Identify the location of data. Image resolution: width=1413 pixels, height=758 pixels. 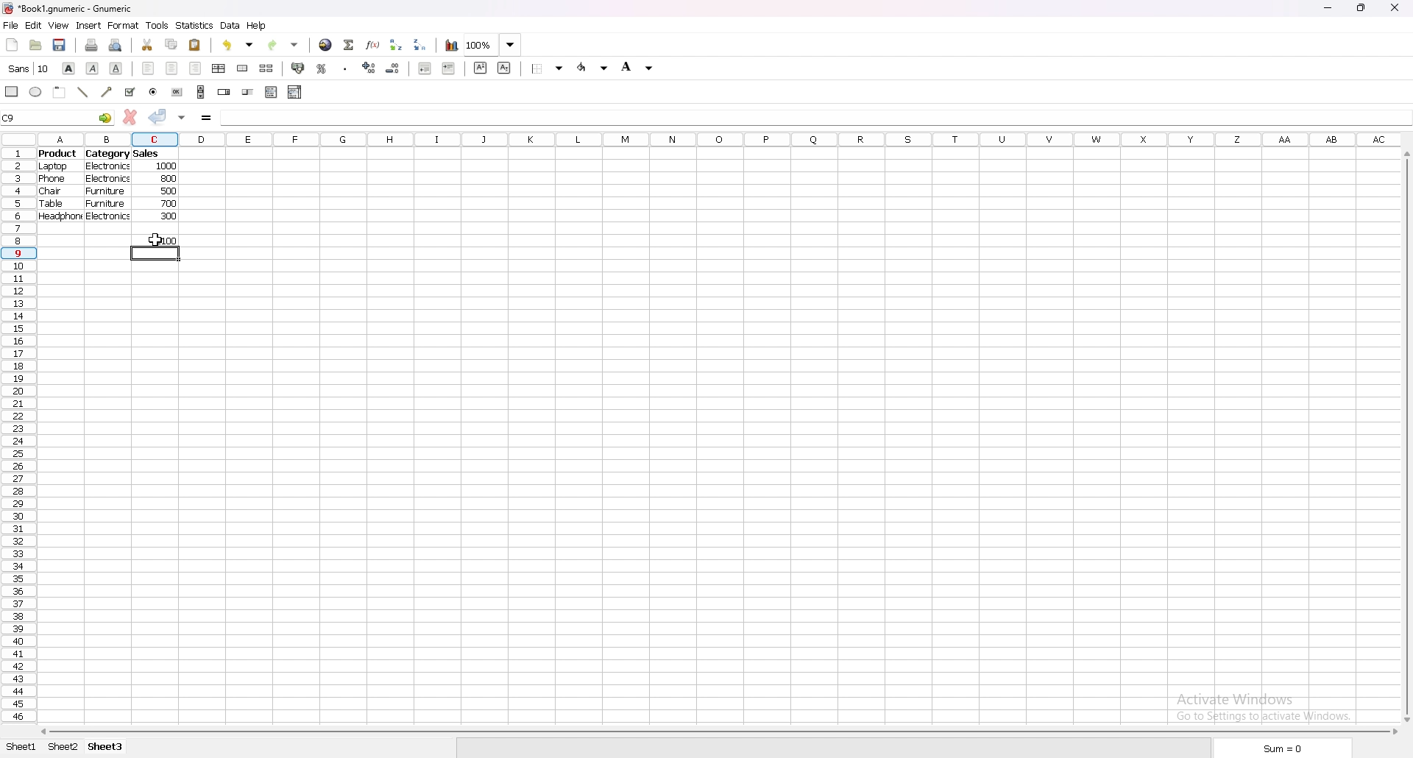
(230, 25).